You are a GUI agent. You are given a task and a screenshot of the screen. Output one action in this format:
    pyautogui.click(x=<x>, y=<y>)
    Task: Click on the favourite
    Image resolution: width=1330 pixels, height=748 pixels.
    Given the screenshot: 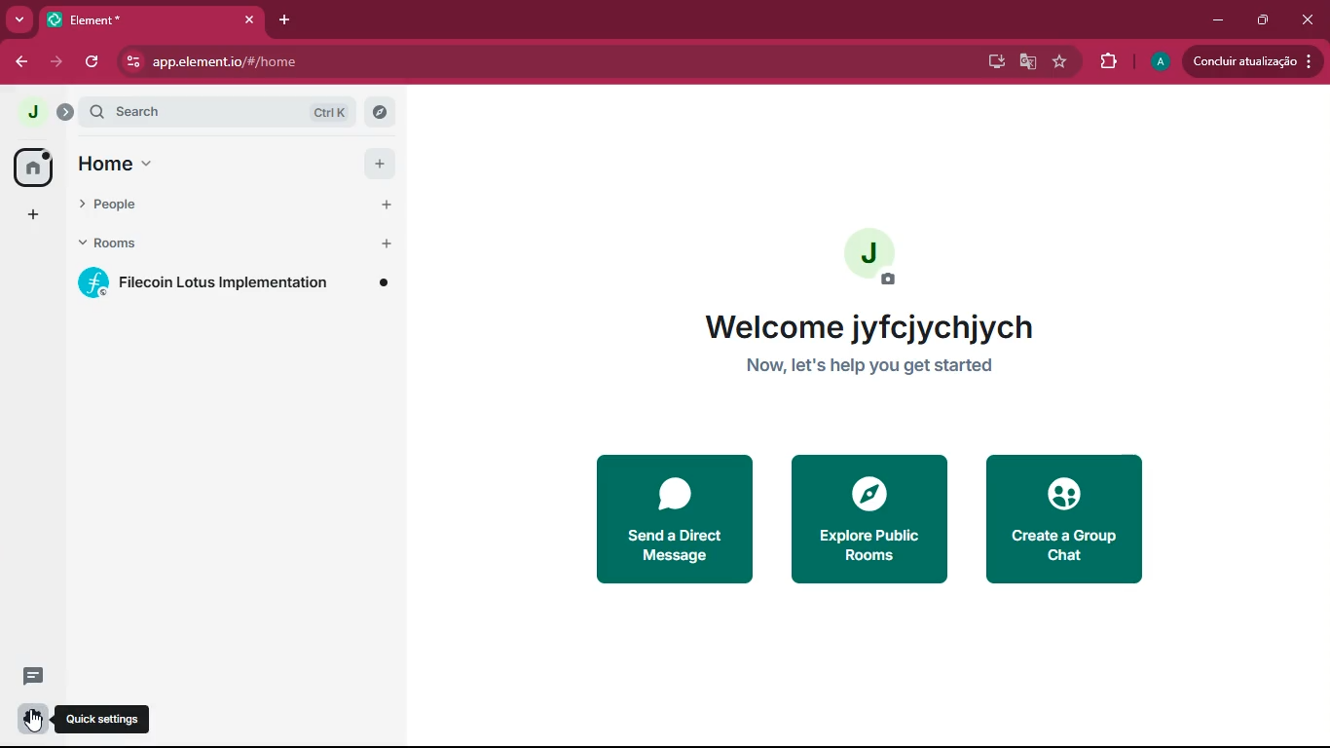 What is the action you would take?
    pyautogui.click(x=1062, y=62)
    